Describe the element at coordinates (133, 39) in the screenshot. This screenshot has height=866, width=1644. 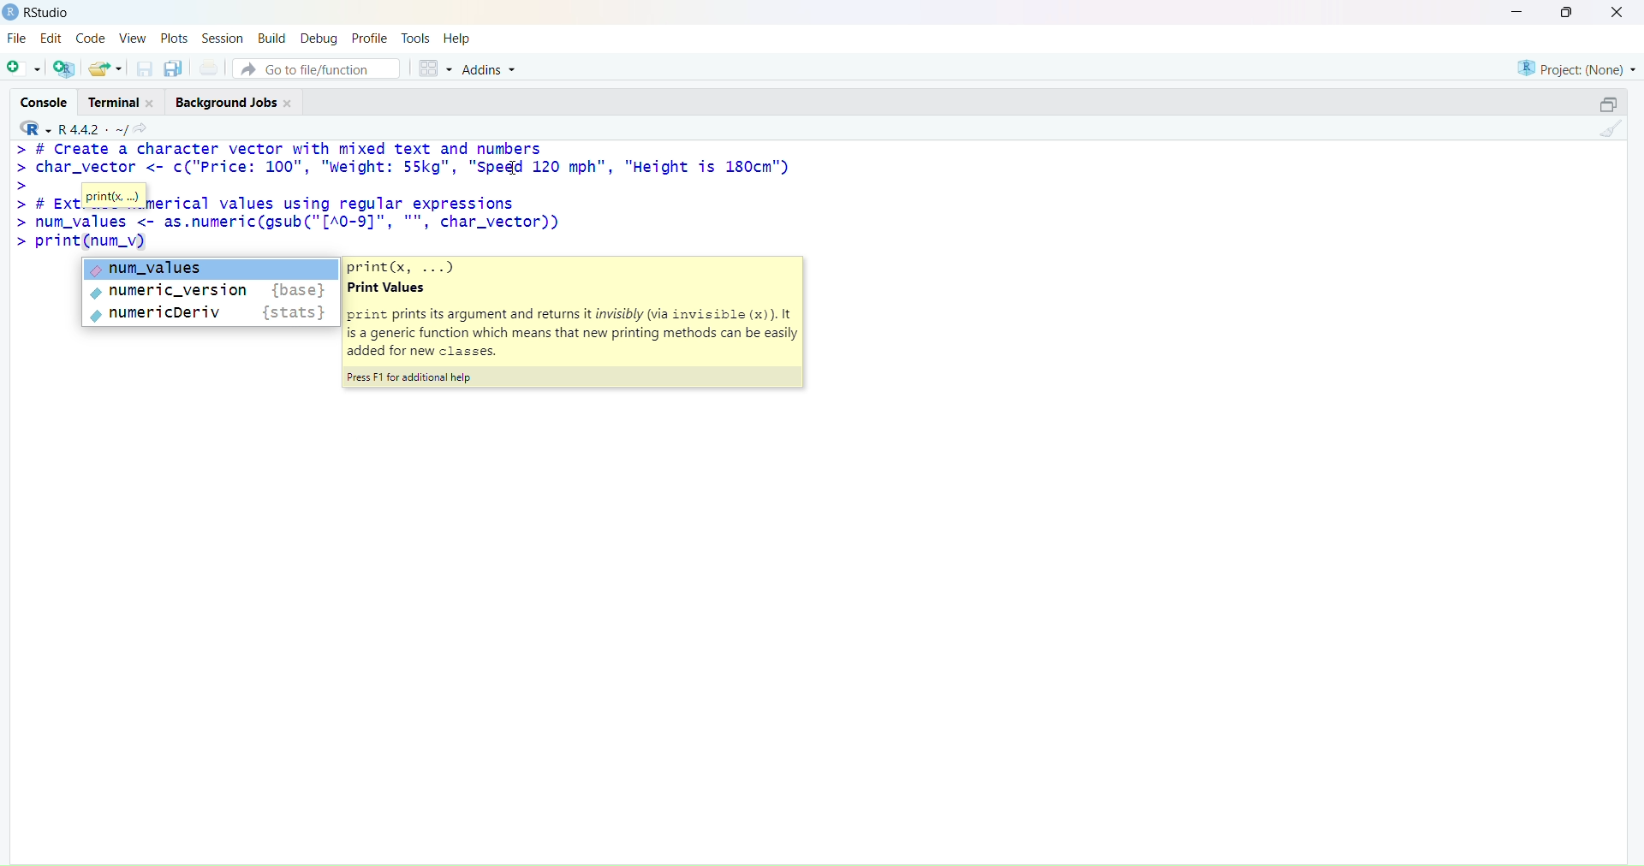
I see `view` at that location.